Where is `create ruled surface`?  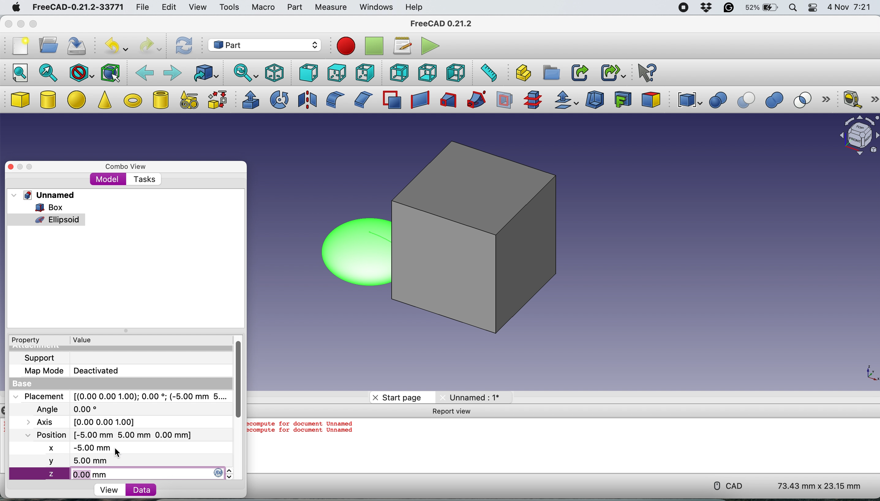
create ruled surface is located at coordinates (418, 100).